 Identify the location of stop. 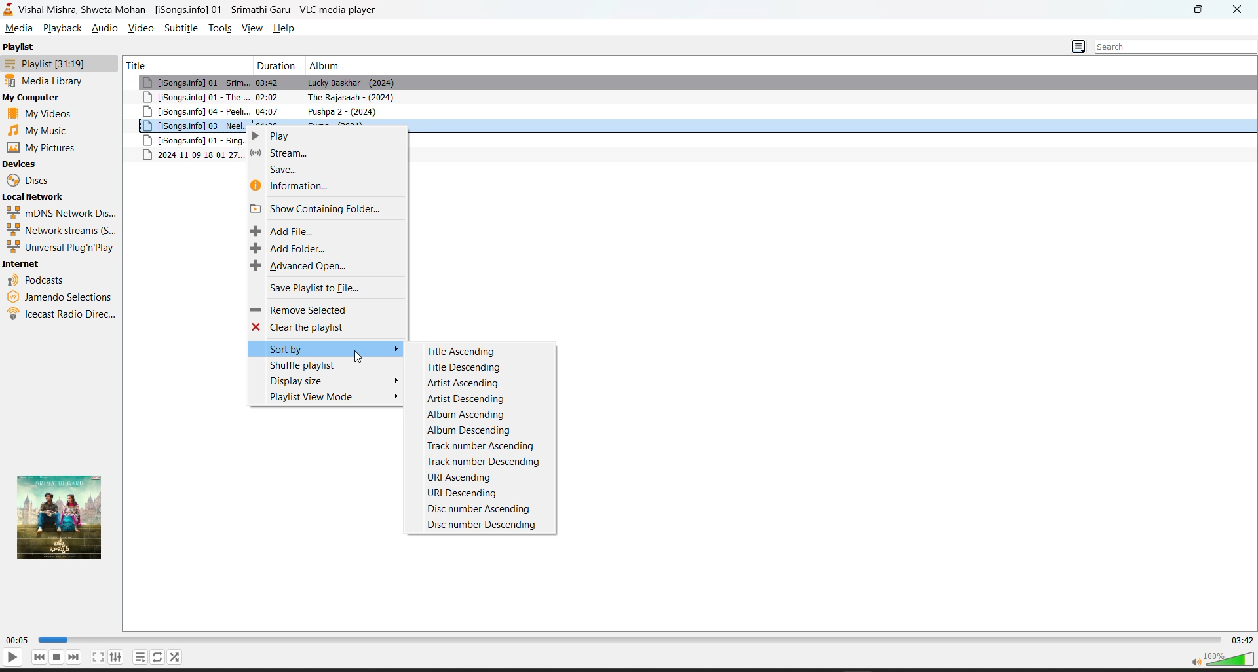
(57, 657).